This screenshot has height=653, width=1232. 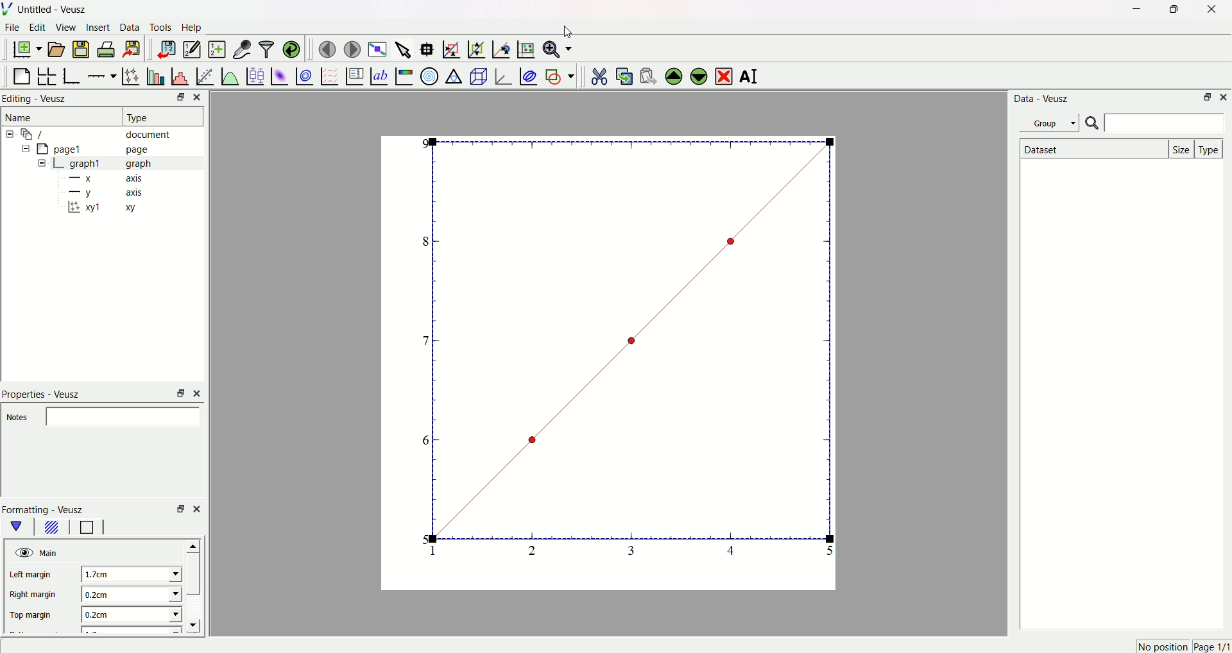 I want to click on ternary graphs, so click(x=453, y=74).